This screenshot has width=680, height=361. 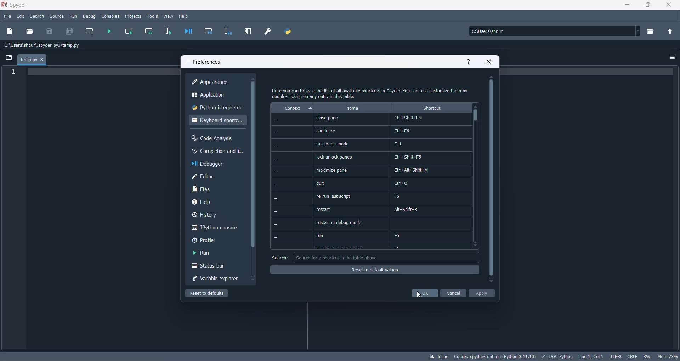 What do you see at coordinates (216, 176) in the screenshot?
I see `editor` at bounding box center [216, 176].